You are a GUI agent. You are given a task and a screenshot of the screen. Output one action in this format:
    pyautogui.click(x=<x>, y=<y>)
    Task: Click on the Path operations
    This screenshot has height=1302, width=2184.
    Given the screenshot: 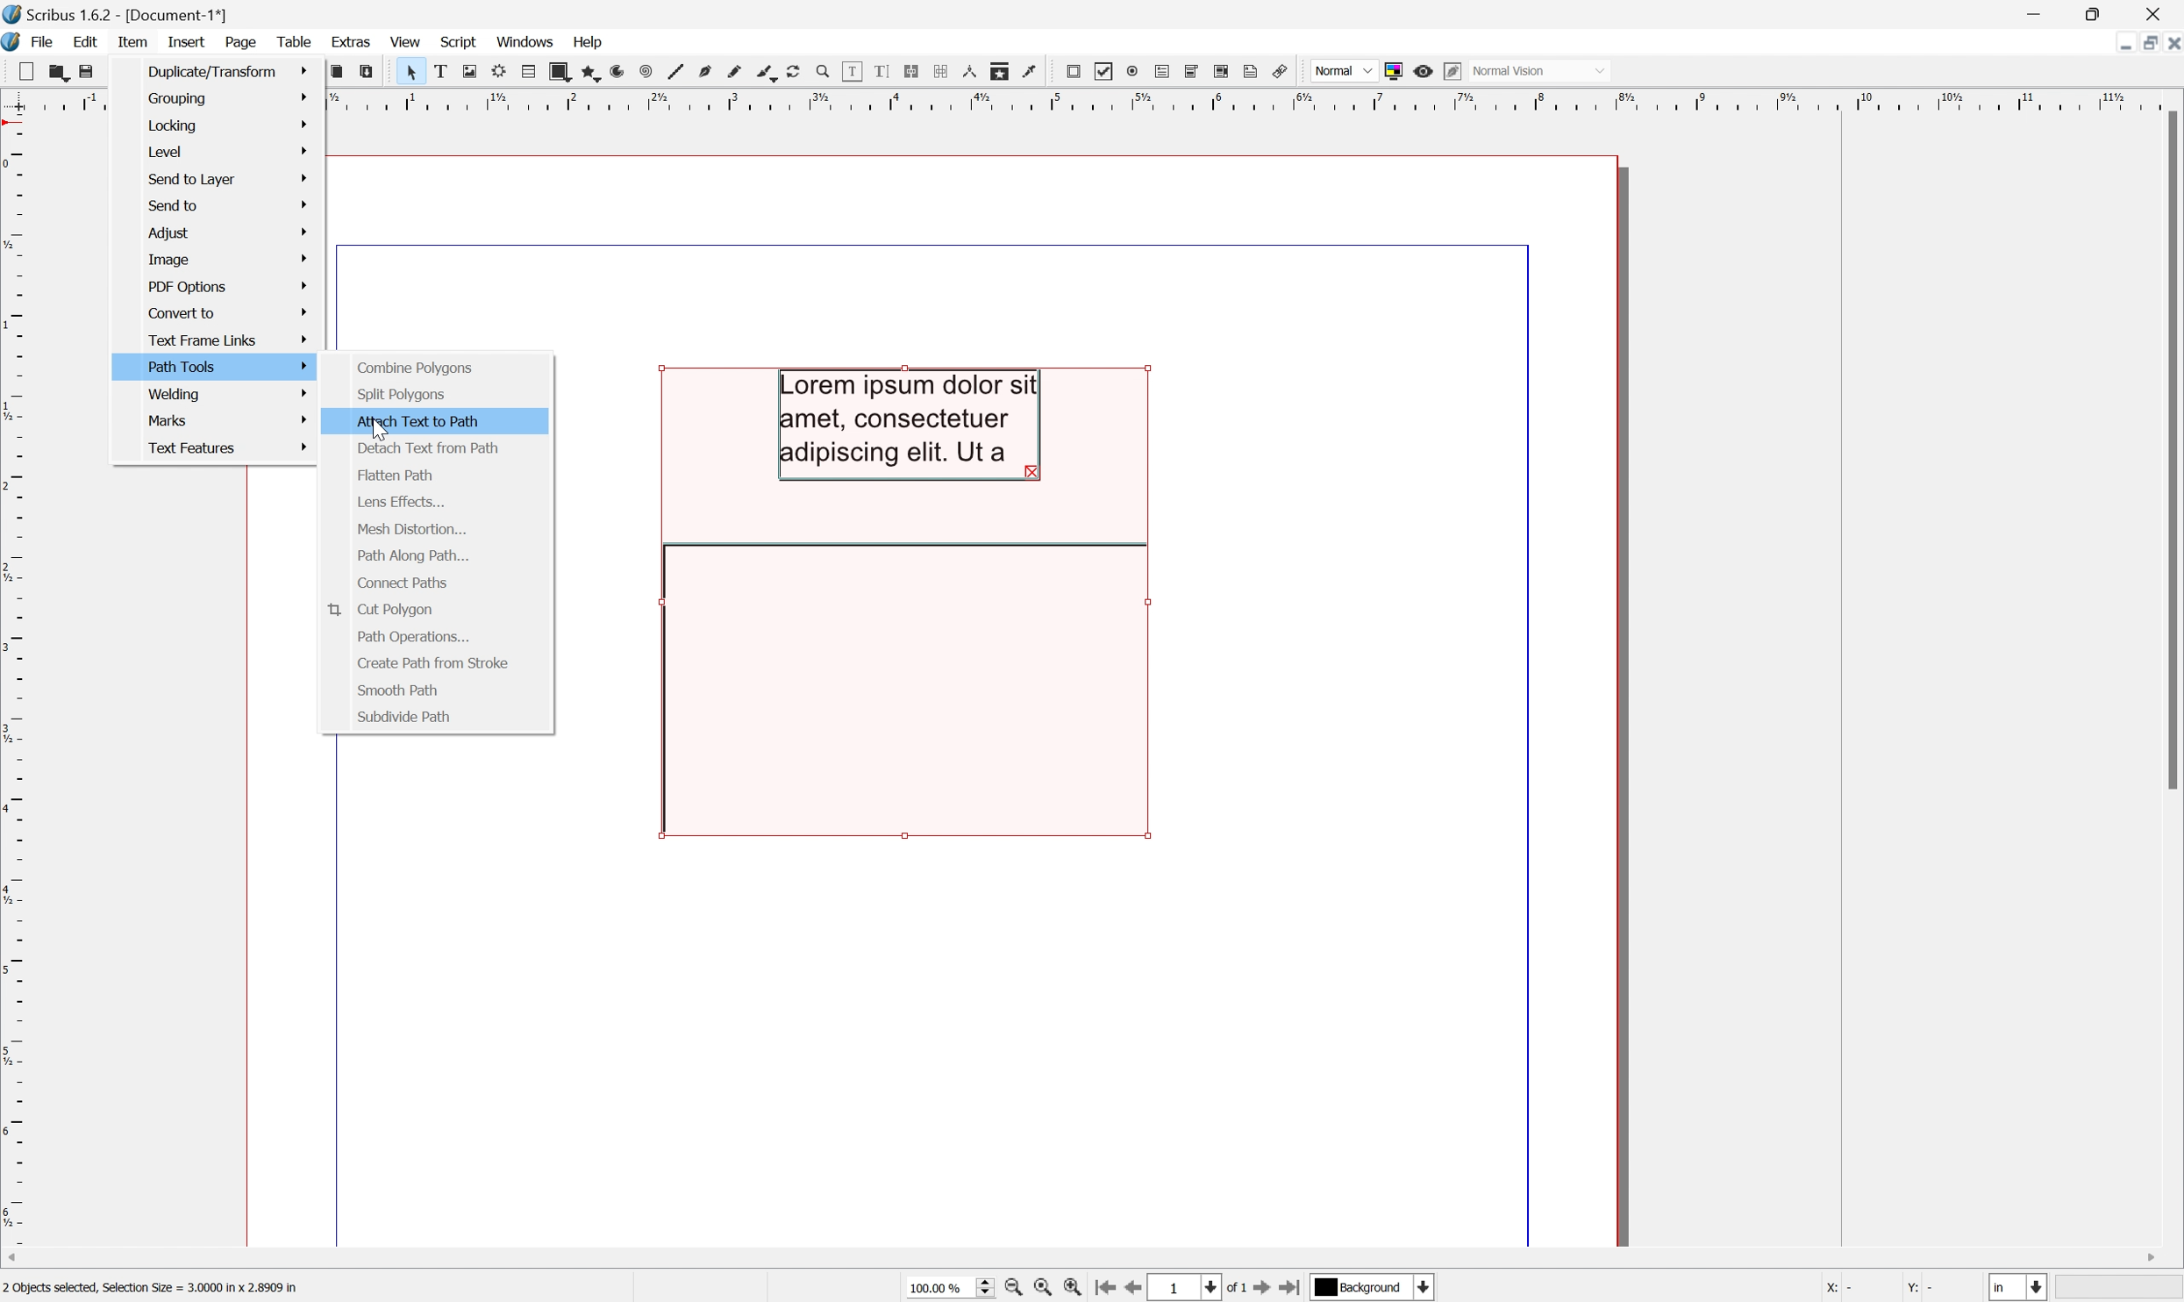 What is the action you would take?
    pyautogui.click(x=406, y=638)
    